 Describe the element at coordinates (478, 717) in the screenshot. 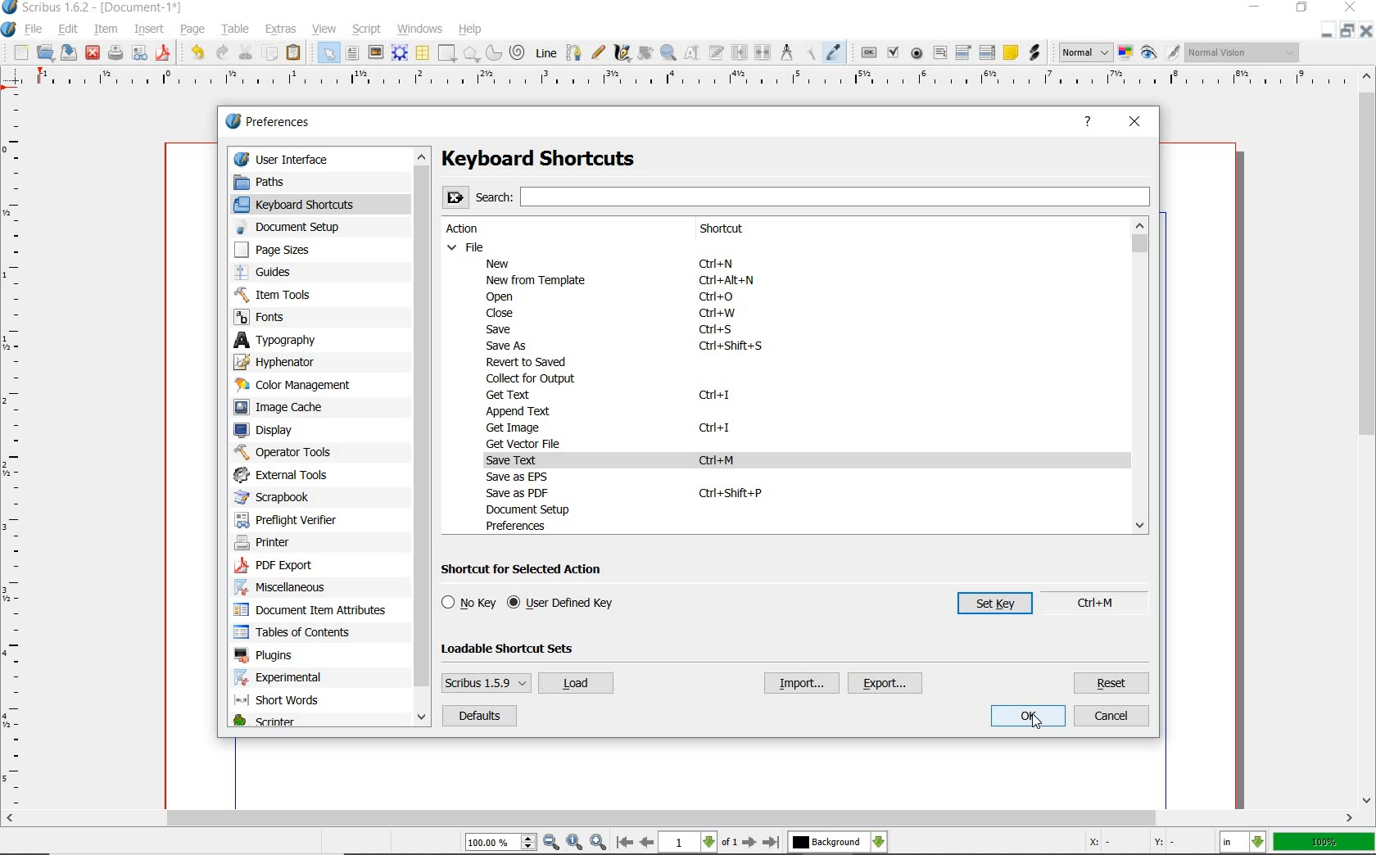

I see `default` at that location.